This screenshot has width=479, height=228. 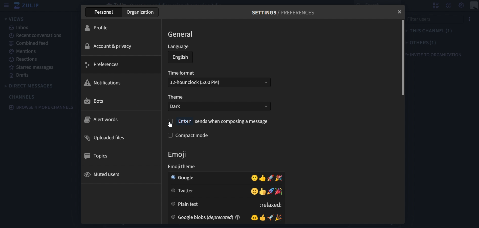 What do you see at coordinates (172, 191) in the screenshot?
I see `Checkbox` at bounding box center [172, 191].